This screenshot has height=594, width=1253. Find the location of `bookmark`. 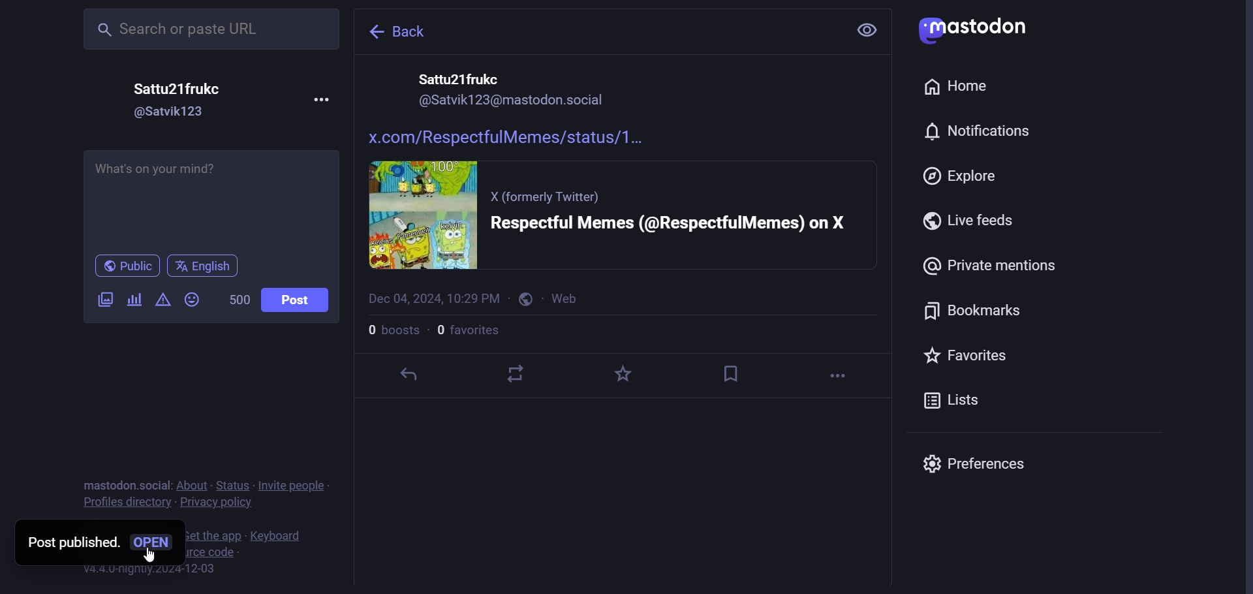

bookmark is located at coordinates (726, 373).